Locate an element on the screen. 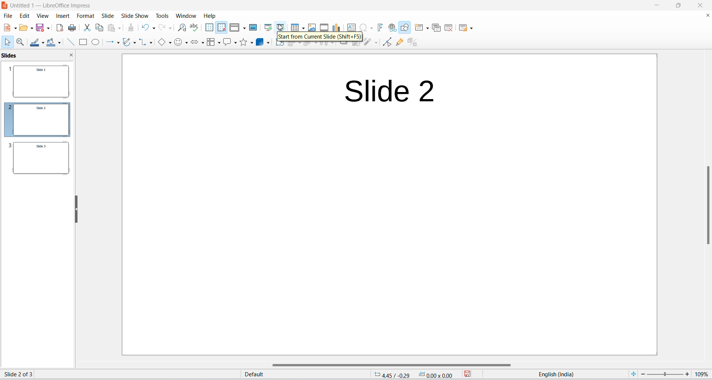 The height and width of the screenshot is (380, 712). save is located at coordinates (39, 28).